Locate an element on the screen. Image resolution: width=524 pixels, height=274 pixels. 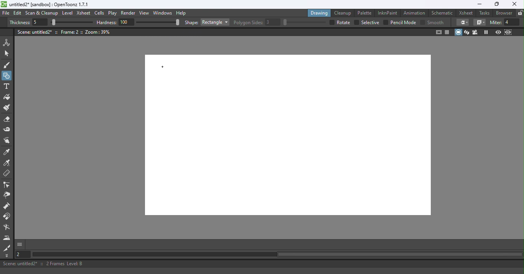
Edit is located at coordinates (18, 13).